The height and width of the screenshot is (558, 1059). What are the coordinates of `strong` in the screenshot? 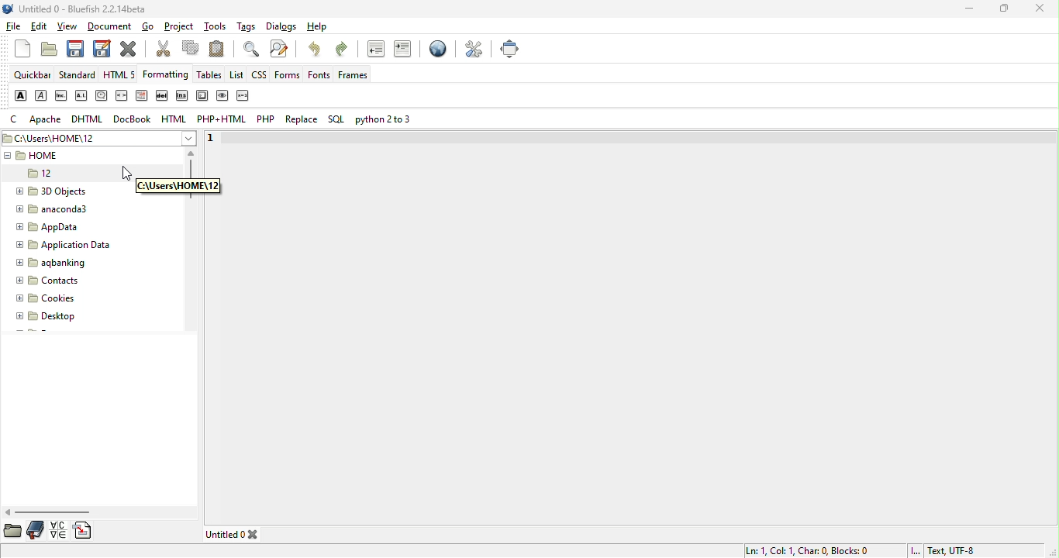 It's located at (19, 95).